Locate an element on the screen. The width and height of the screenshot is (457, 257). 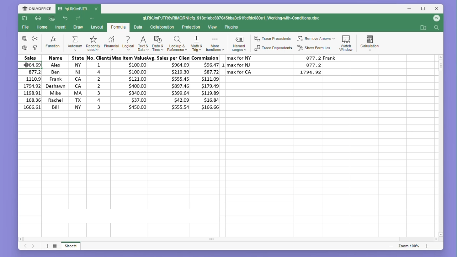
Text and data is located at coordinates (142, 42).